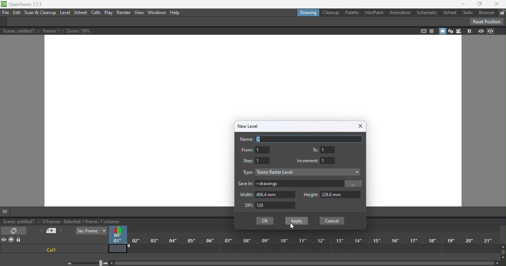 The height and width of the screenshot is (266, 506). I want to click on Drawing, so click(309, 13).